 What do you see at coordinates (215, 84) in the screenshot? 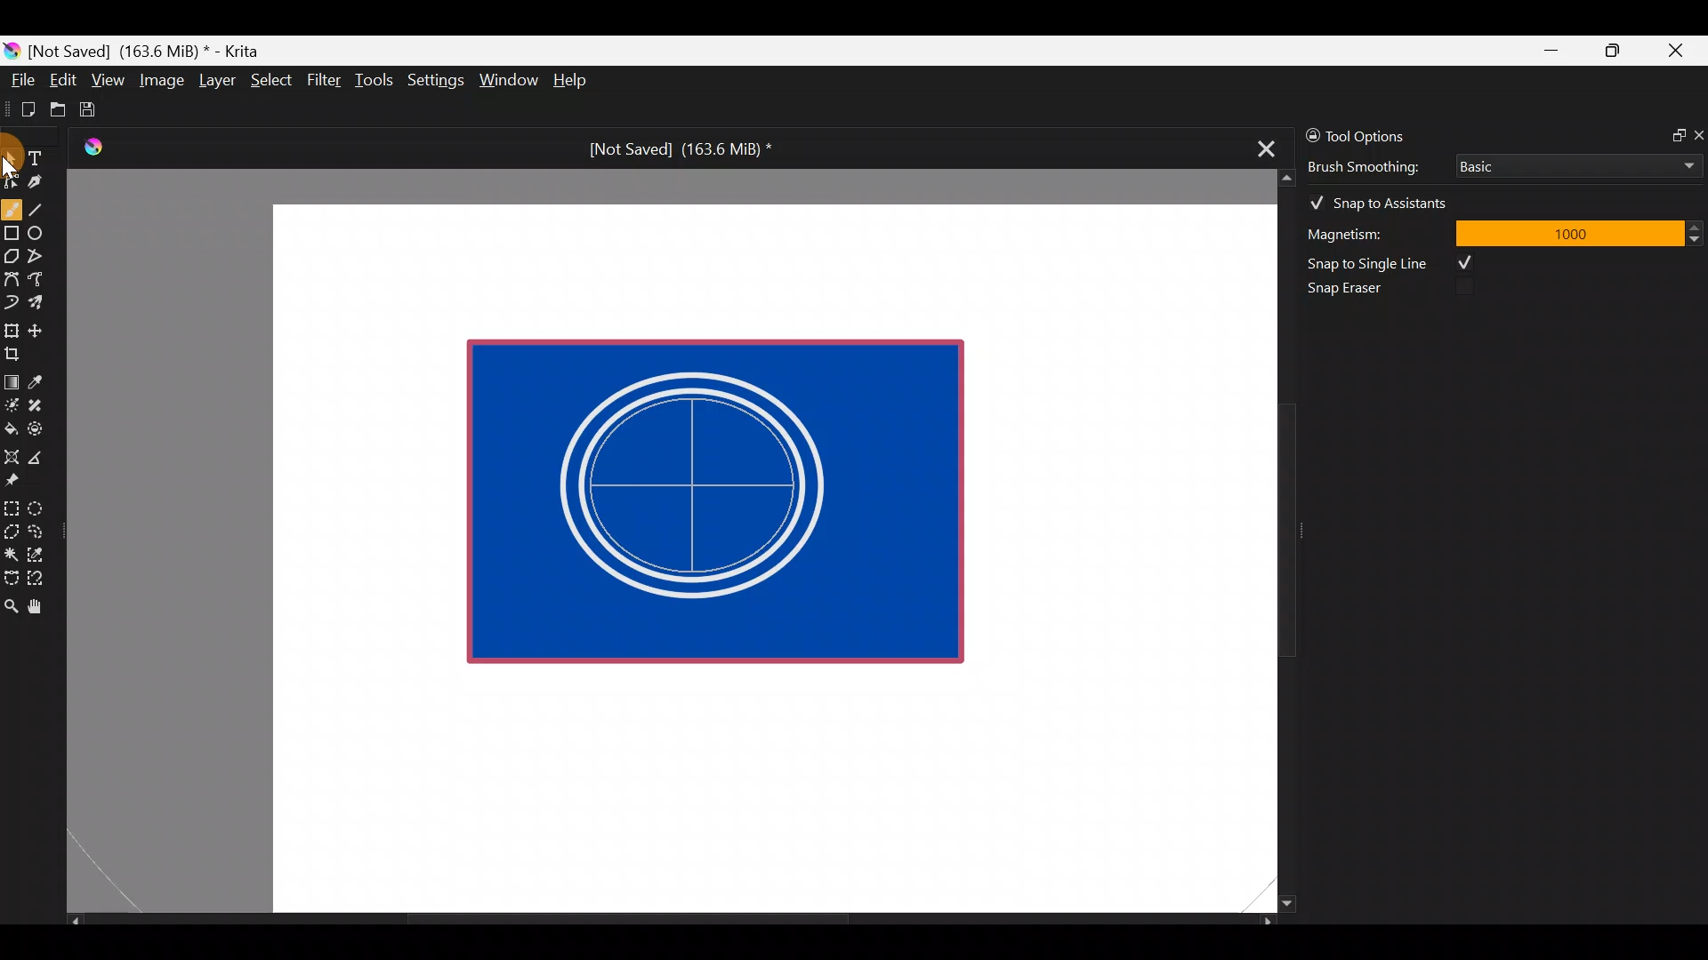
I see `Layer` at bounding box center [215, 84].